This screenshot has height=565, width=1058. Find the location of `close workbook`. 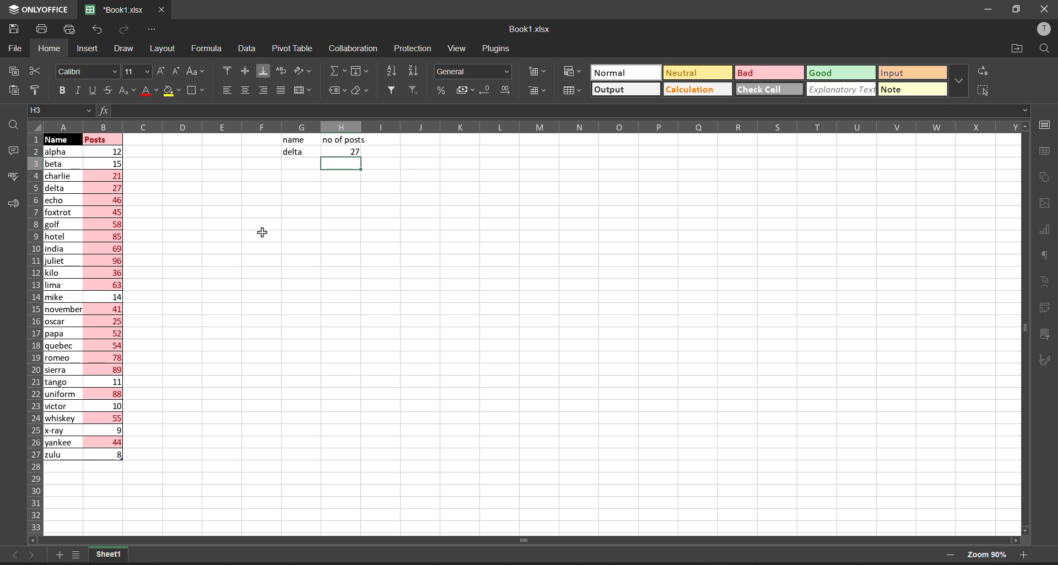

close workbook is located at coordinates (162, 10).